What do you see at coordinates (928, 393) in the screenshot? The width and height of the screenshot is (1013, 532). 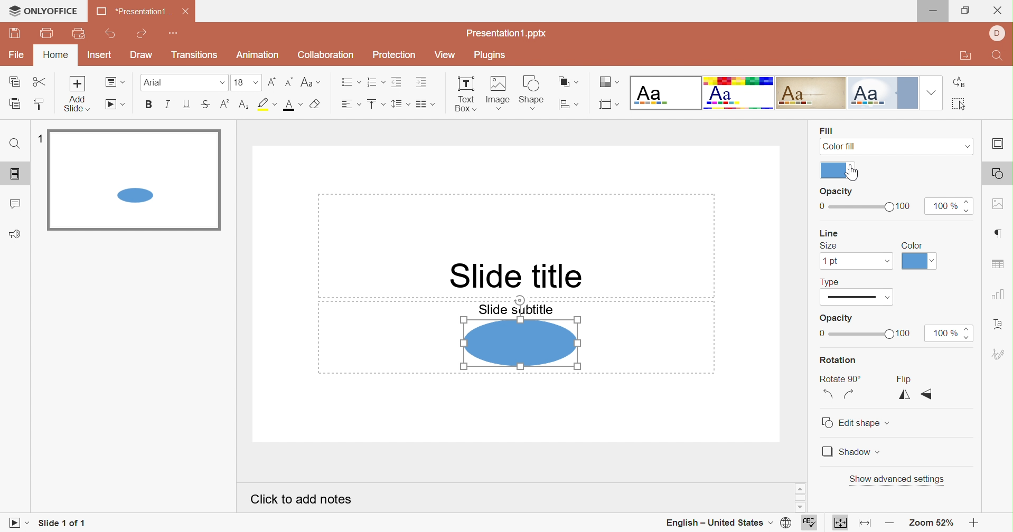 I see `Flip vertically` at bounding box center [928, 393].